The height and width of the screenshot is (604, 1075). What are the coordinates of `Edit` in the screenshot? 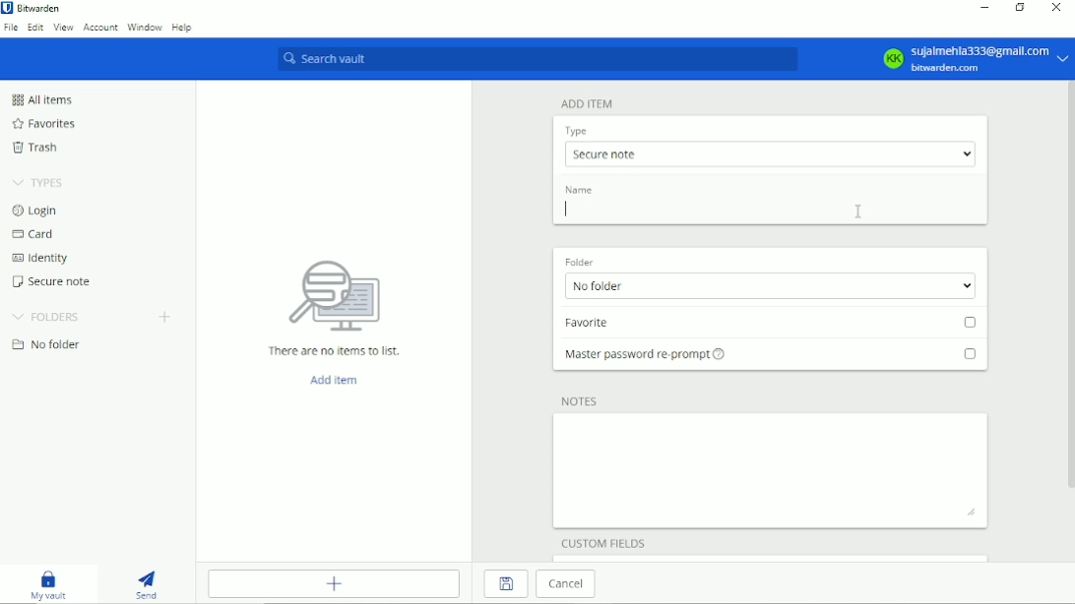 It's located at (36, 28).